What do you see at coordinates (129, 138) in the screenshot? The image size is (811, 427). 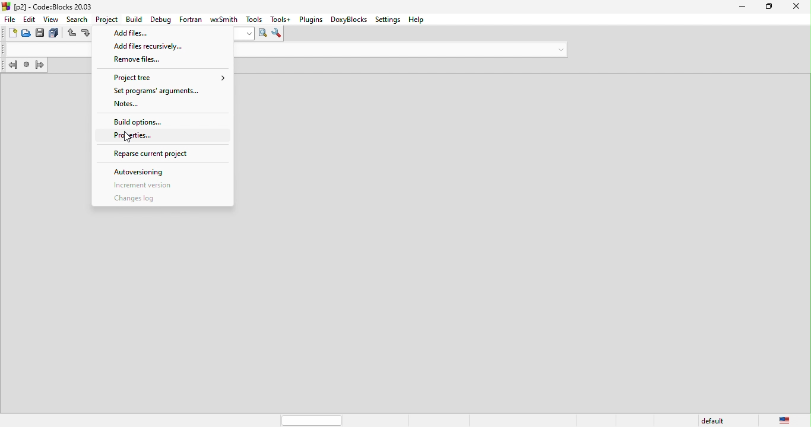 I see `cursor movement` at bounding box center [129, 138].